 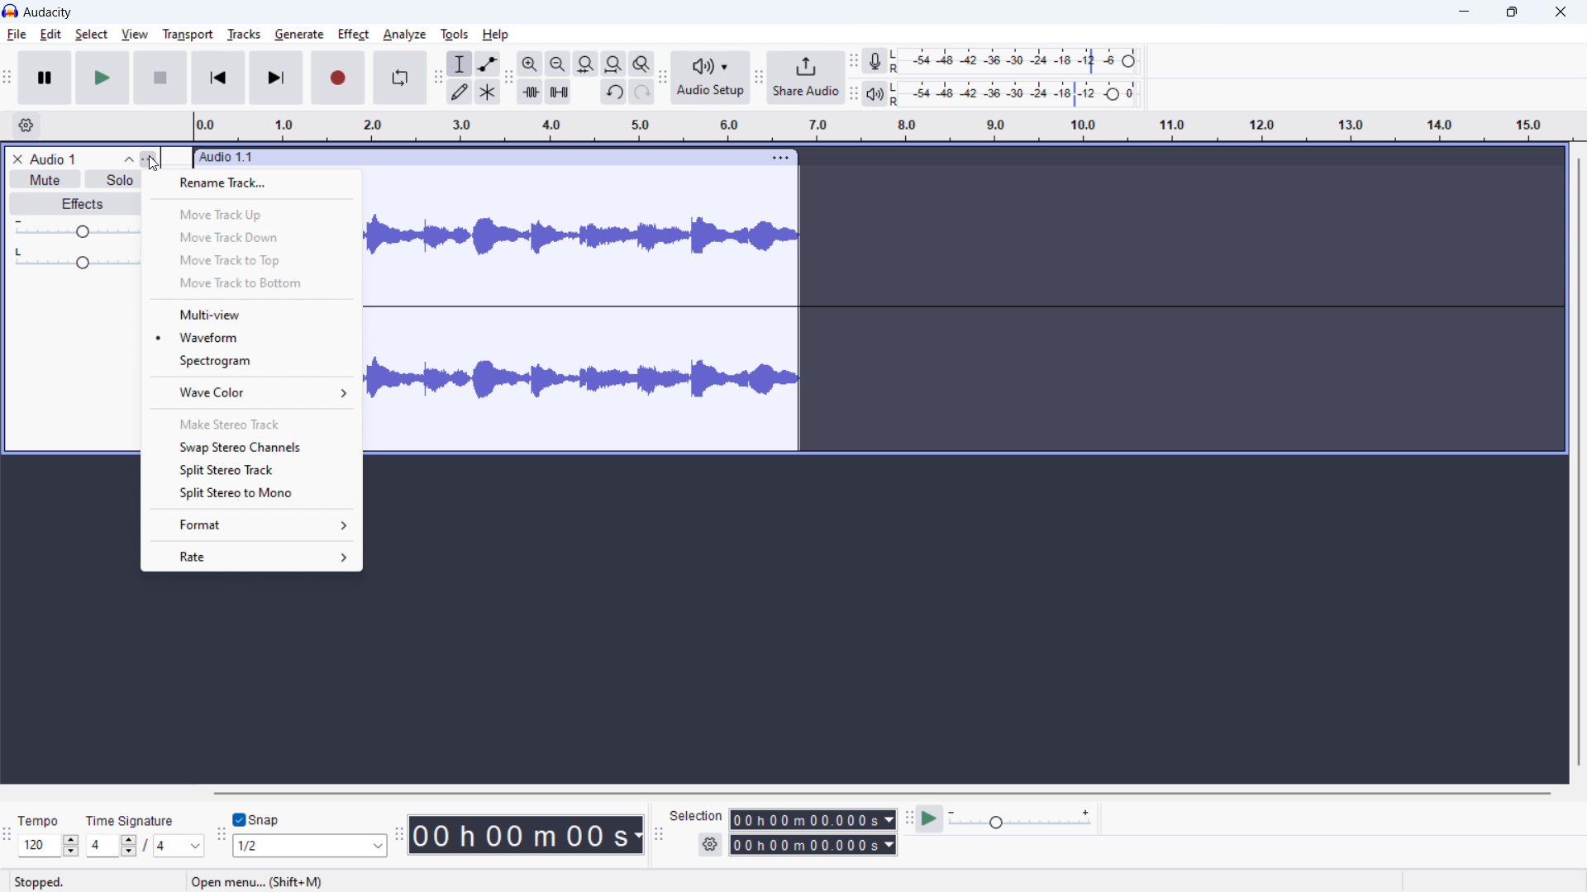 I want to click on playback level, so click(x=1018, y=94).